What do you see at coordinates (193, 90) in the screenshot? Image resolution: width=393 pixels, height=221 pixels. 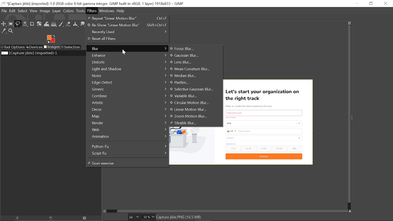 I see `Selective gaussian blur` at bounding box center [193, 90].